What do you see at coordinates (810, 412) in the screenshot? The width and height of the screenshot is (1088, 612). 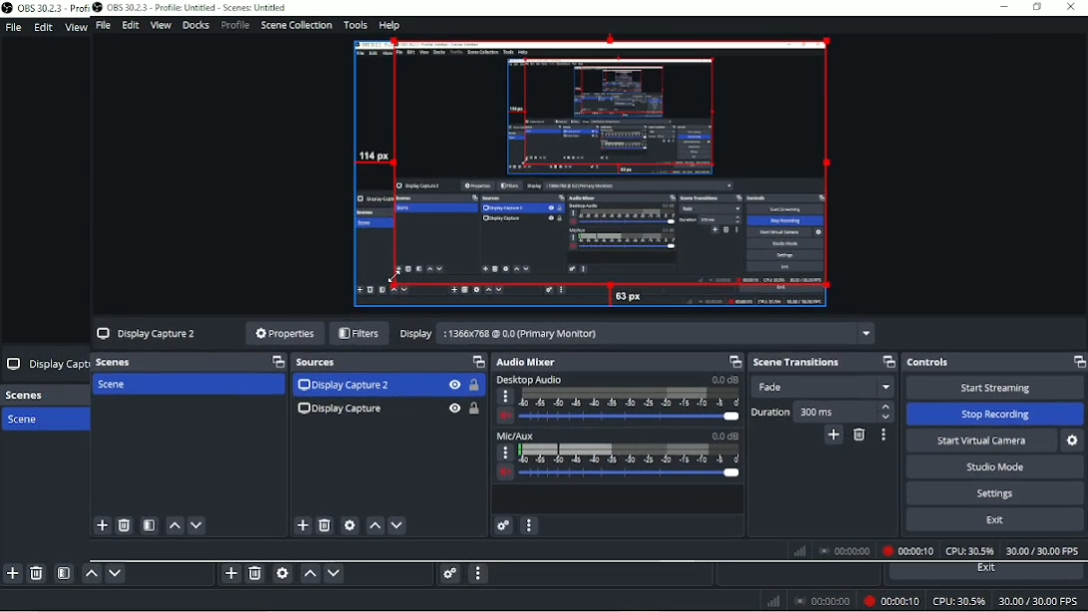 I see `Duration 300 ms` at bounding box center [810, 412].